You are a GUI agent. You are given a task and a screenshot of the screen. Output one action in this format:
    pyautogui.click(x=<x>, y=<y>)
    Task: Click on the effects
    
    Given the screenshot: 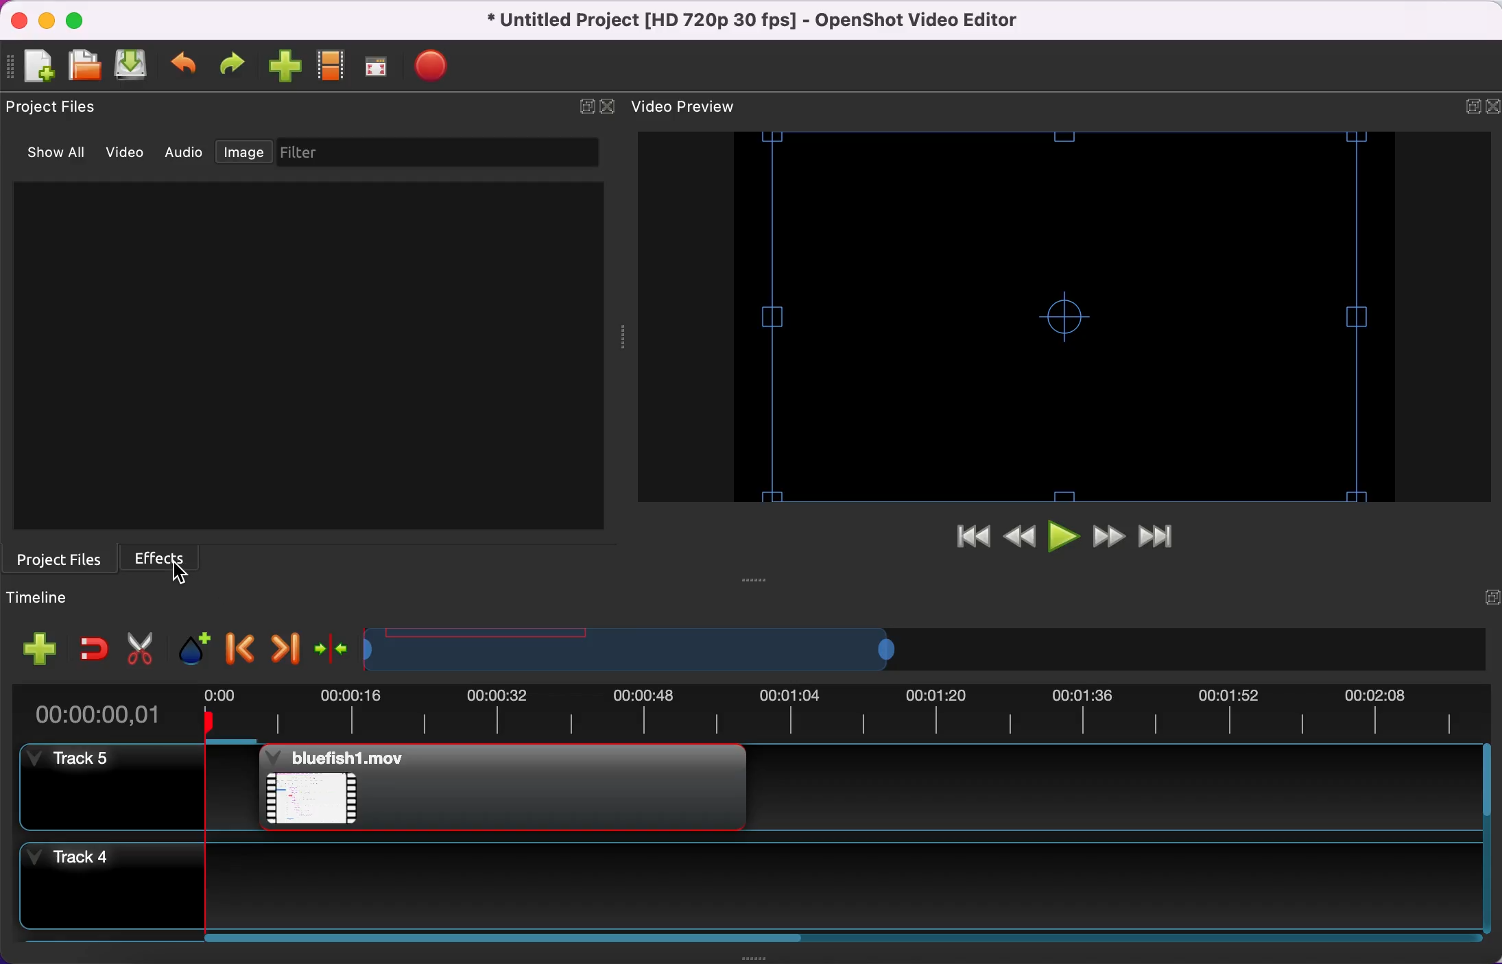 What is the action you would take?
    pyautogui.click(x=173, y=559)
    